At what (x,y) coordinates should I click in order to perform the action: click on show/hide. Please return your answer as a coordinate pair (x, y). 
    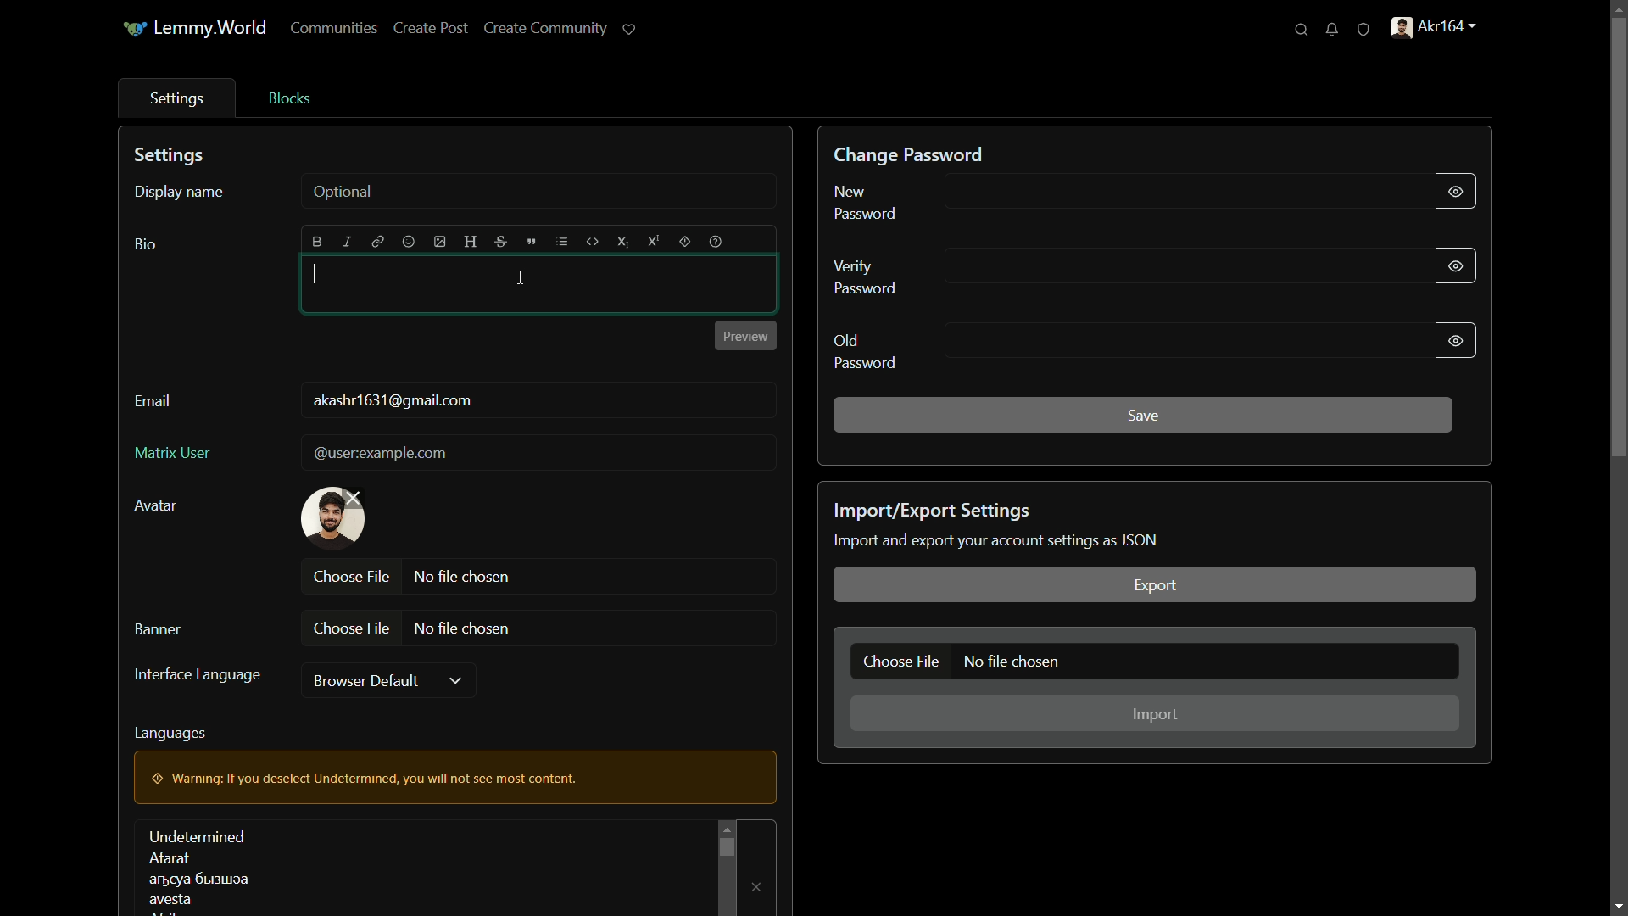
    Looking at the image, I should click on (1456, 190).